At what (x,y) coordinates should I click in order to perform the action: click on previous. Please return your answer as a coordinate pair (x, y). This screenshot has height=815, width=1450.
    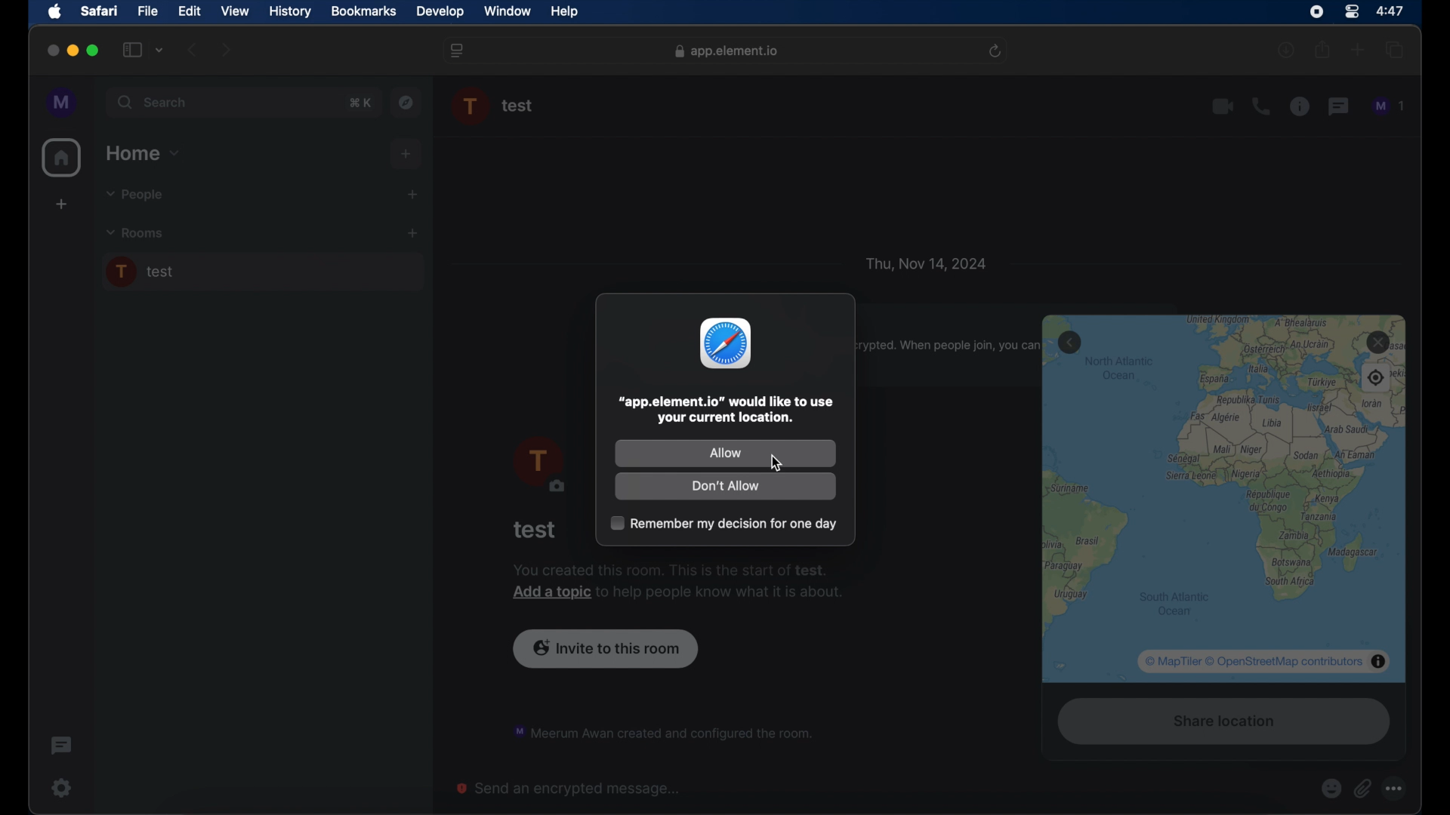
    Looking at the image, I should click on (193, 50).